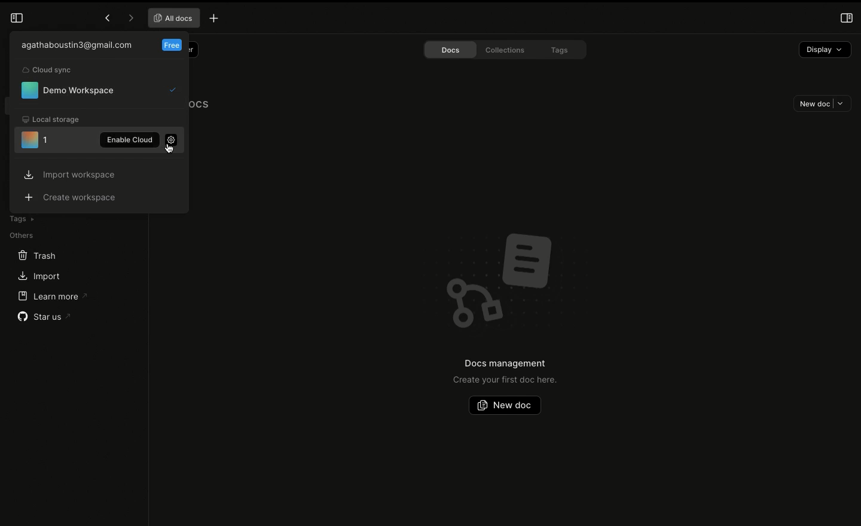  What do you see at coordinates (17, 18) in the screenshot?
I see `Collapse sidebar` at bounding box center [17, 18].